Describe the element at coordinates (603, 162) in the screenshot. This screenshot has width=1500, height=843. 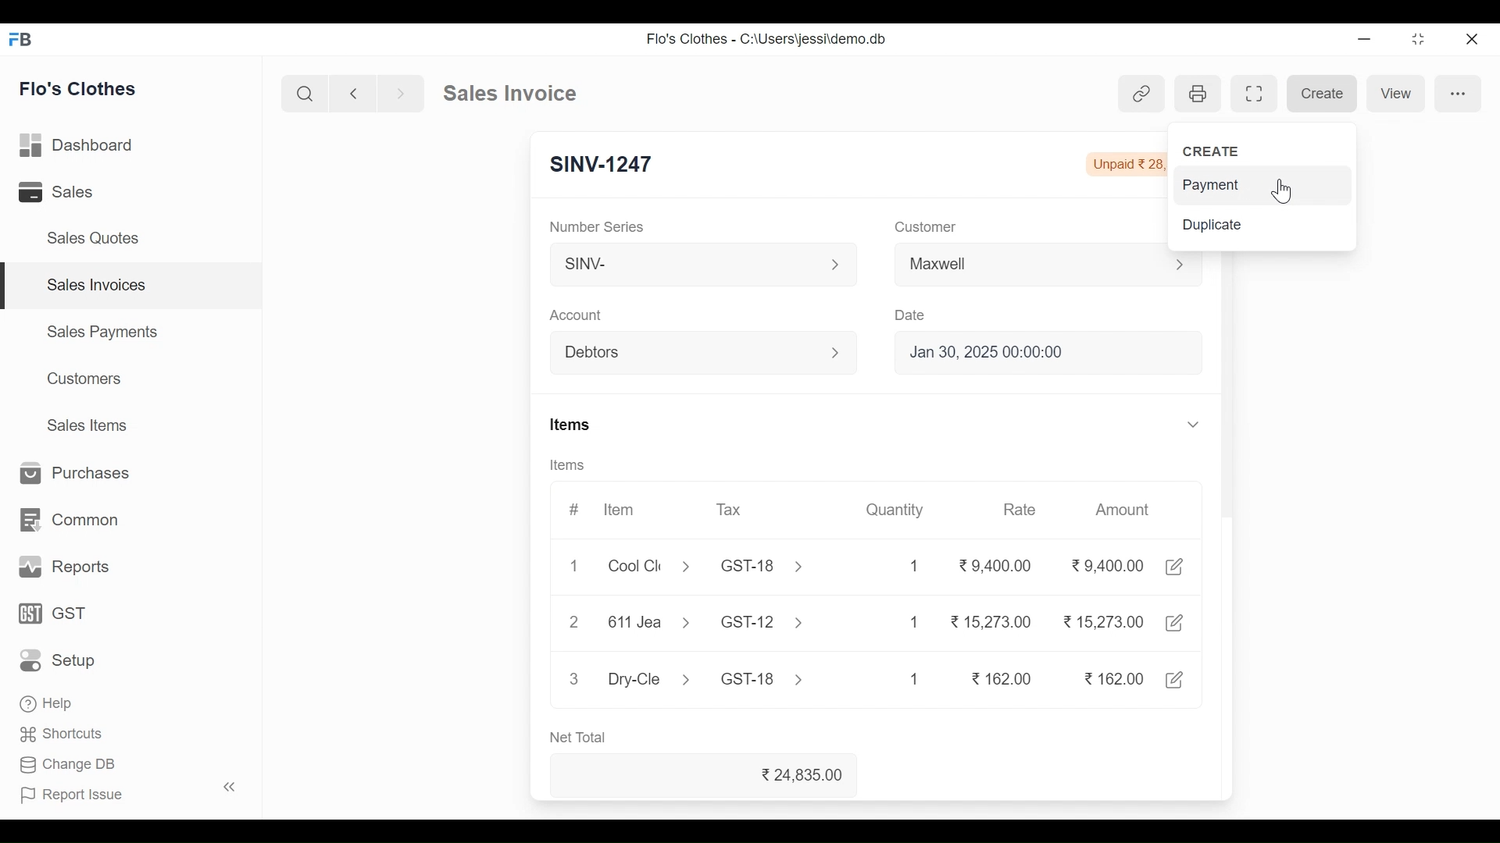
I see `SINV-1247` at that location.